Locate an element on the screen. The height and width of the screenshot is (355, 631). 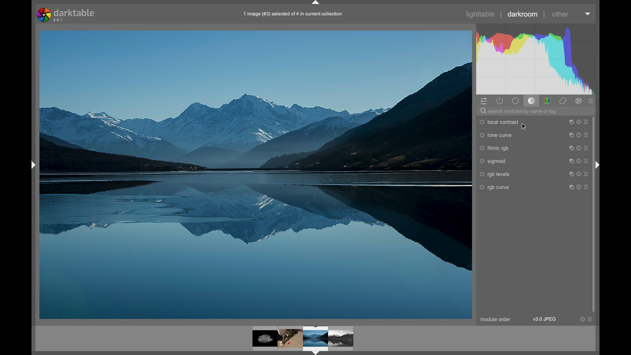
module order is located at coordinates (496, 319).